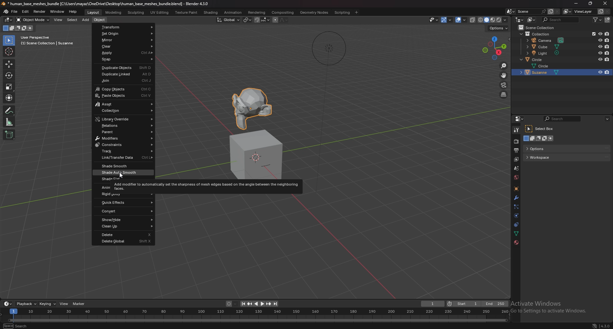  What do you see at coordinates (597, 20) in the screenshot?
I see `filter` at bounding box center [597, 20].